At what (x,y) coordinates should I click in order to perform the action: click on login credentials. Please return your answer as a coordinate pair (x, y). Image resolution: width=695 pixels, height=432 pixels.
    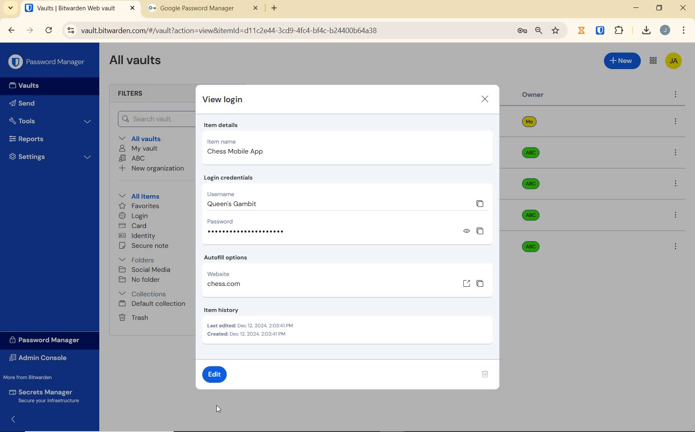
    Looking at the image, I should click on (232, 178).